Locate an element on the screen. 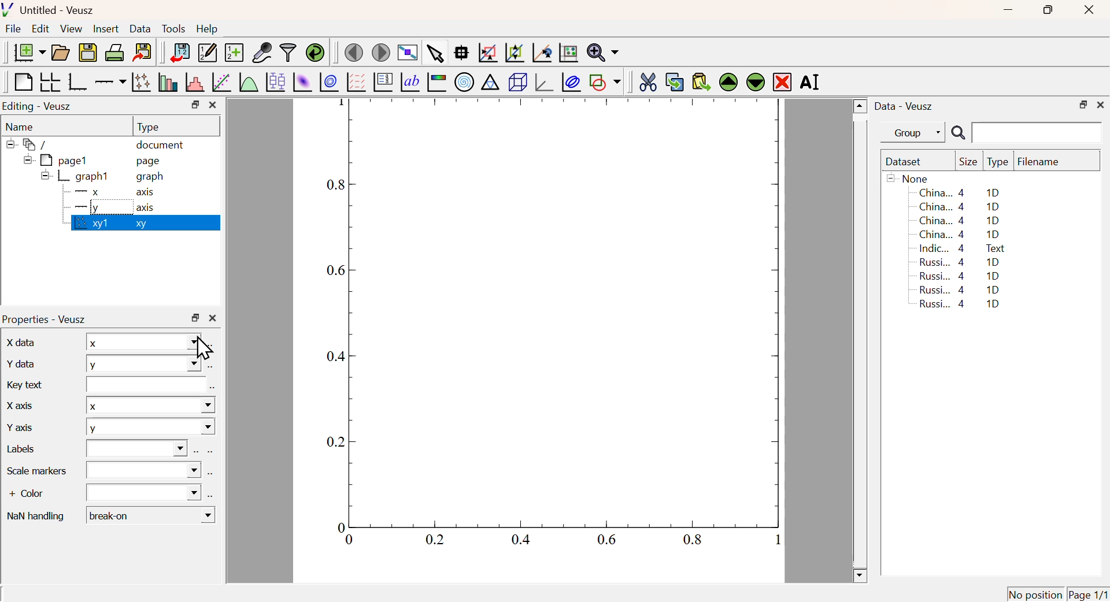 The height and width of the screenshot is (602, 1110). Russi... 4 1D is located at coordinates (960, 276).